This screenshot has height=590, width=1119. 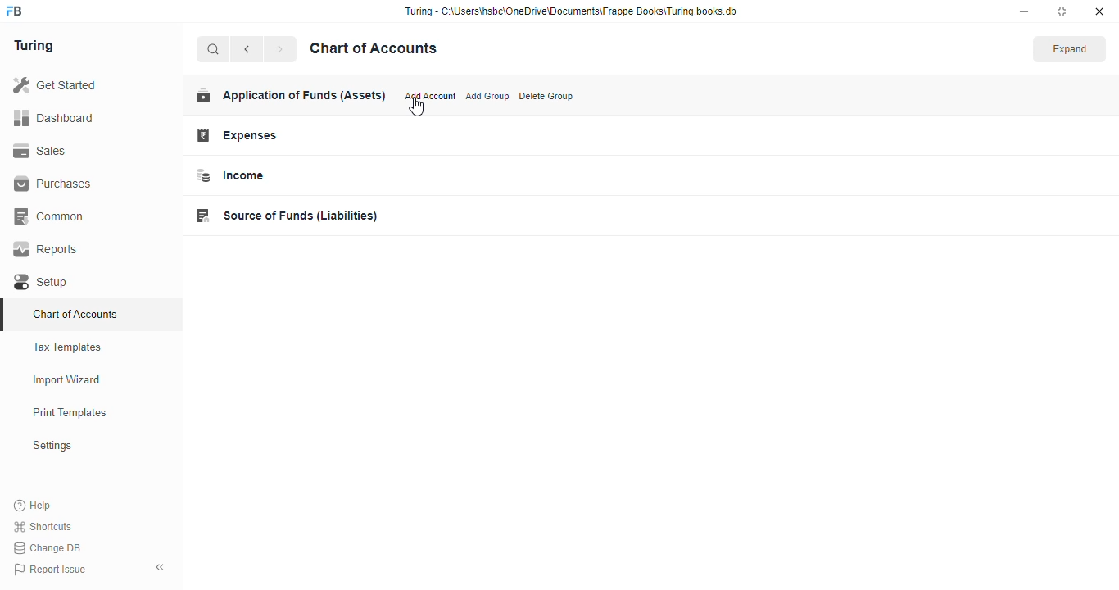 What do you see at coordinates (54, 84) in the screenshot?
I see `get started` at bounding box center [54, 84].